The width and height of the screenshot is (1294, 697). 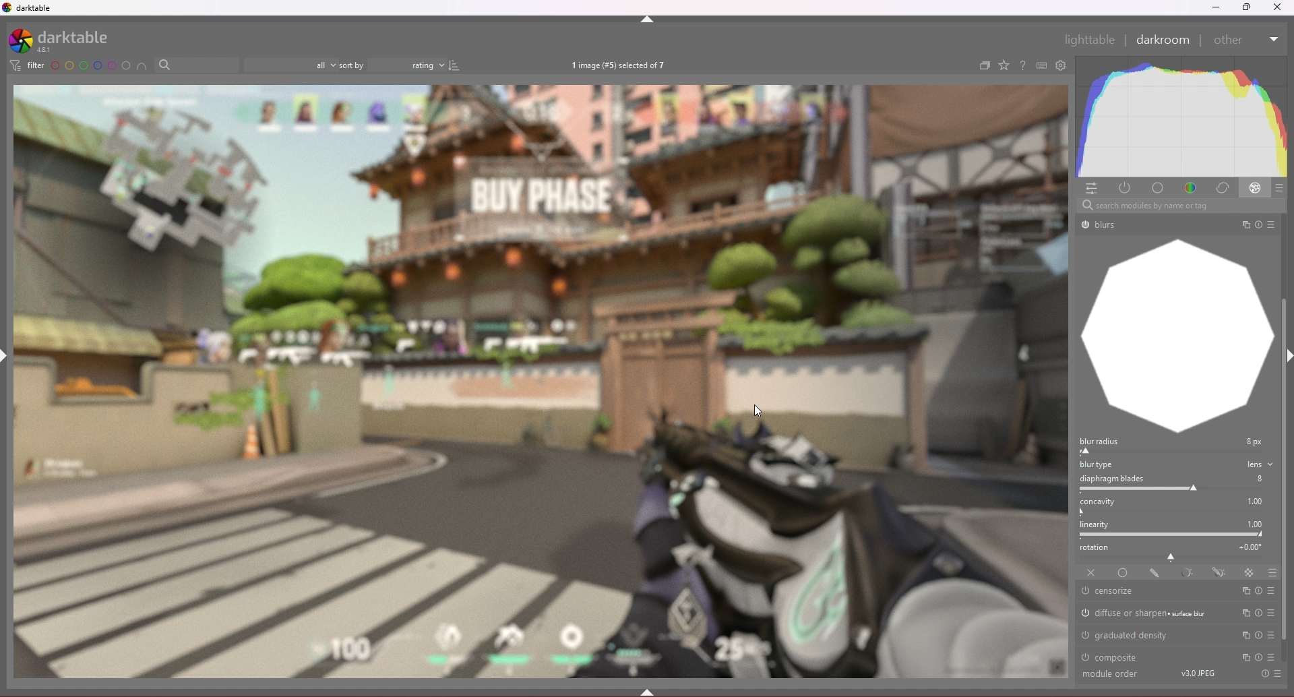 What do you see at coordinates (1274, 39) in the screenshot?
I see `` at bounding box center [1274, 39].